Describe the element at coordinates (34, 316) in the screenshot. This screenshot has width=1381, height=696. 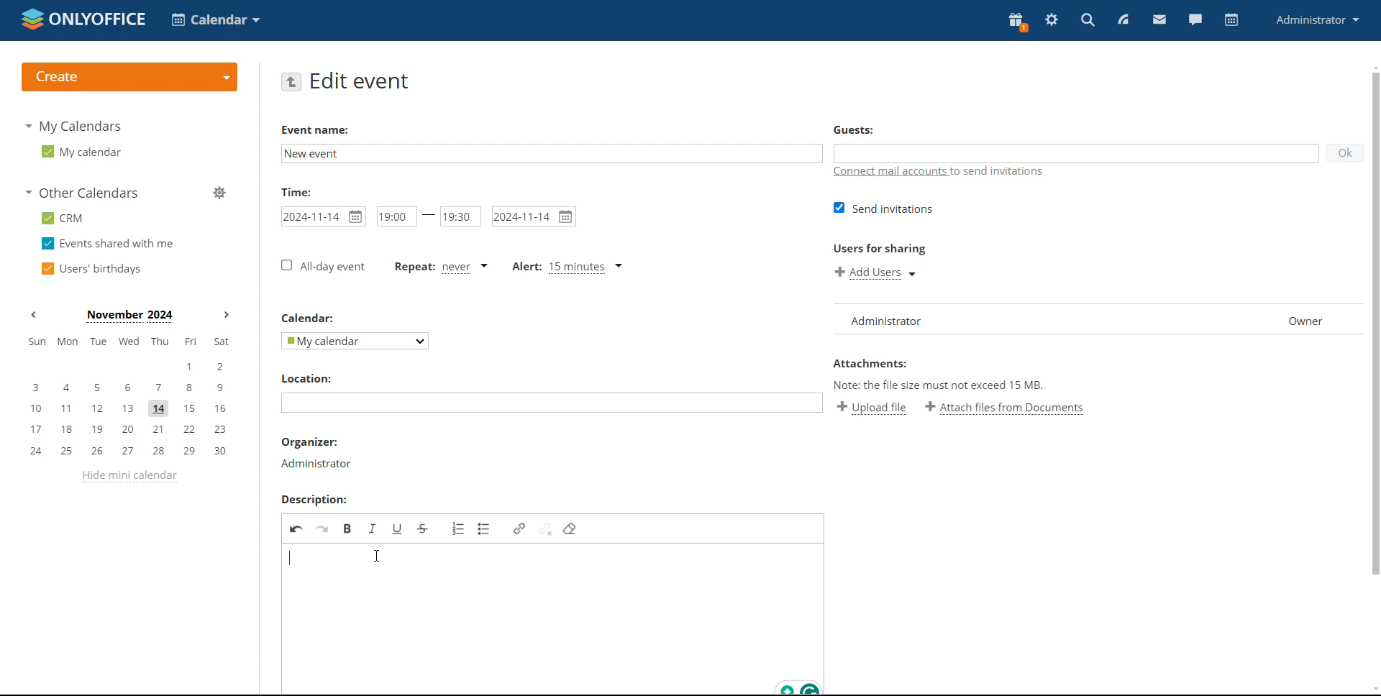
I see `previous month` at that location.